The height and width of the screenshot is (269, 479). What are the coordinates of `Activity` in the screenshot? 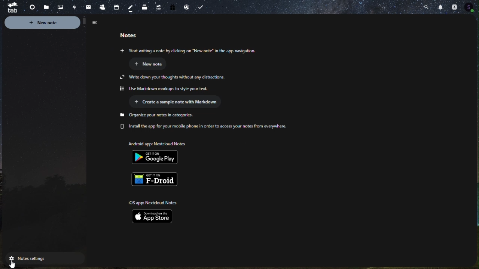 It's located at (72, 7).